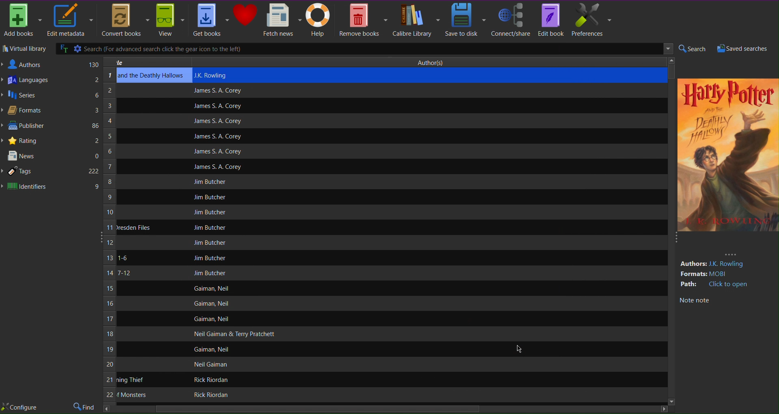  Describe the element at coordinates (694, 301) in the screenshot. I see `Note note` at that location.